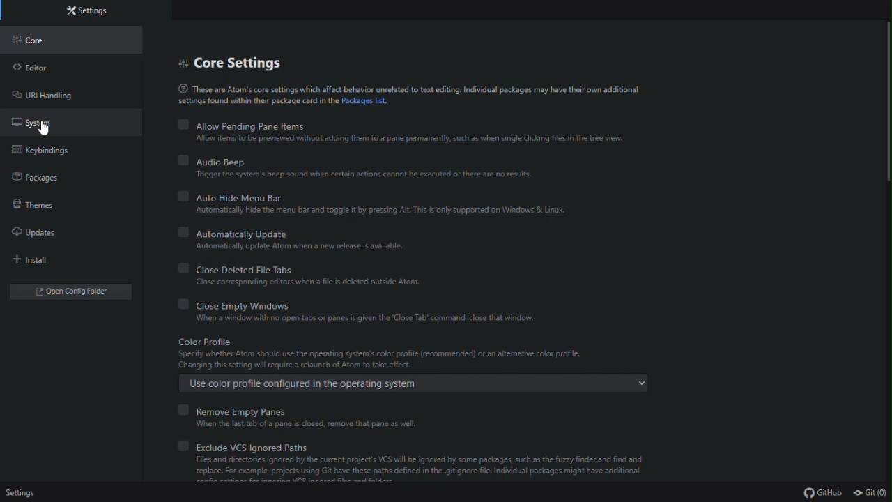  Describe the element at coordinates (430, 472) in the screenshot. I see `[Files and directories ignored by the current project's VCS wil be ignored by some packages, such as the fuzzy finder and find and
replace. For example, projects using Git have these path defined nthe gitignore fle. Indidual packages might have addtional` at that location.